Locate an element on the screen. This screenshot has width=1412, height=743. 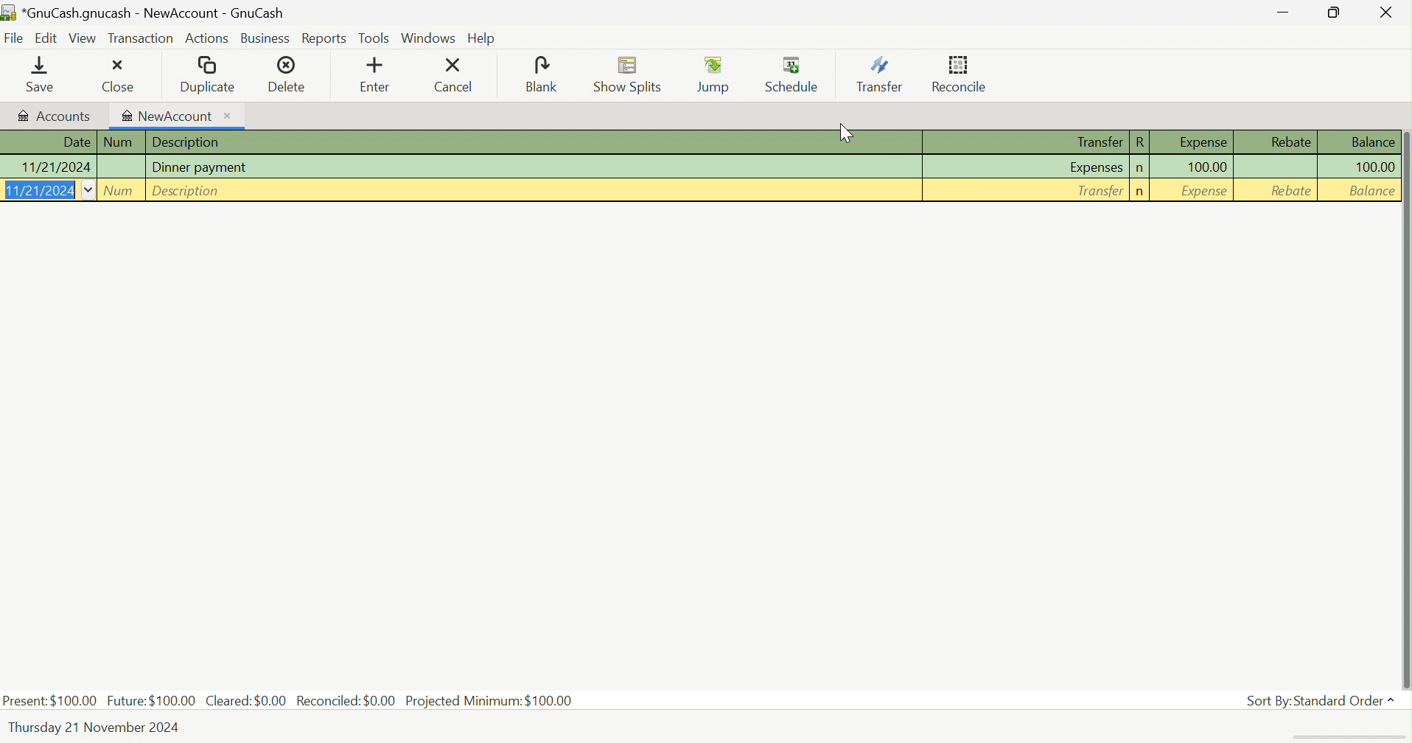
Save is located at coordinates (29, 74).